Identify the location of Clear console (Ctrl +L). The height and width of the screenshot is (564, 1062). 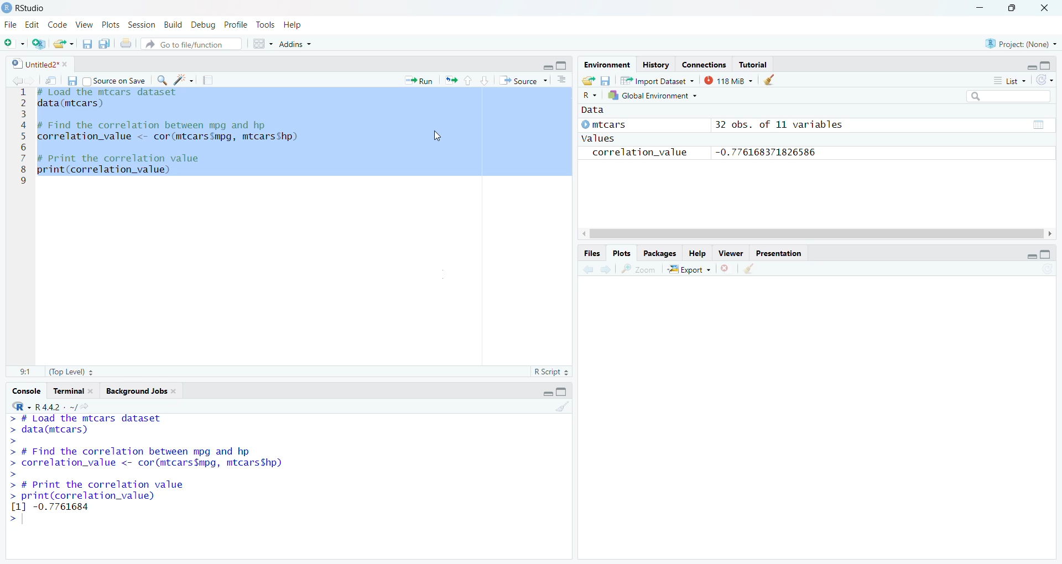
(773, 80).